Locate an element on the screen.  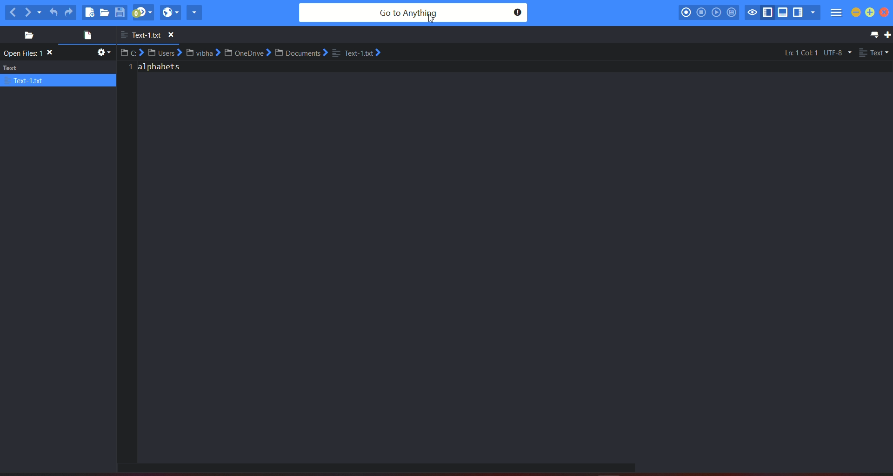
search bar is located at coordinates (413, 13).